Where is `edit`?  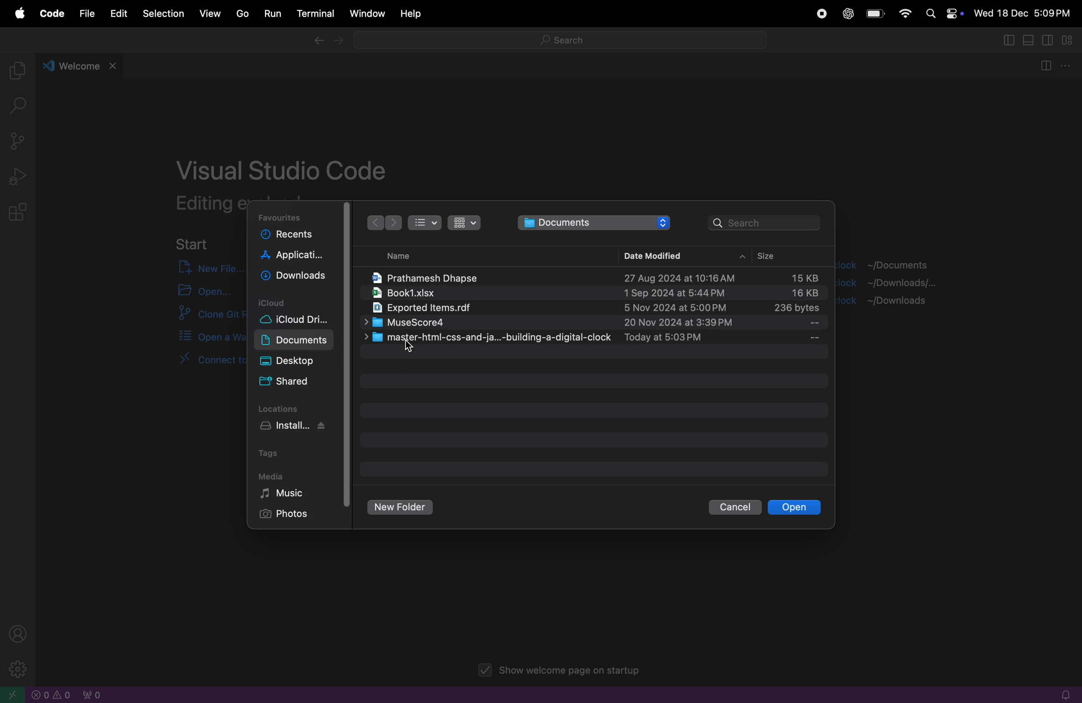 edit is located at coordinates (117, 13).